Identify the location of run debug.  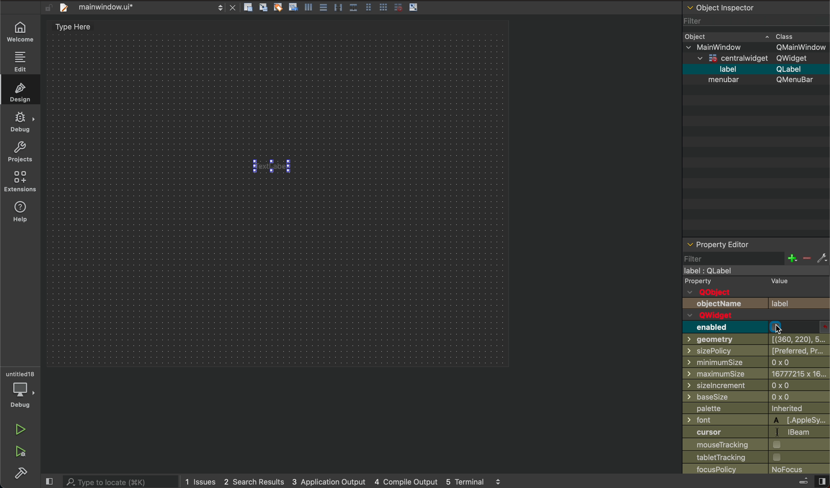
(21, 450).